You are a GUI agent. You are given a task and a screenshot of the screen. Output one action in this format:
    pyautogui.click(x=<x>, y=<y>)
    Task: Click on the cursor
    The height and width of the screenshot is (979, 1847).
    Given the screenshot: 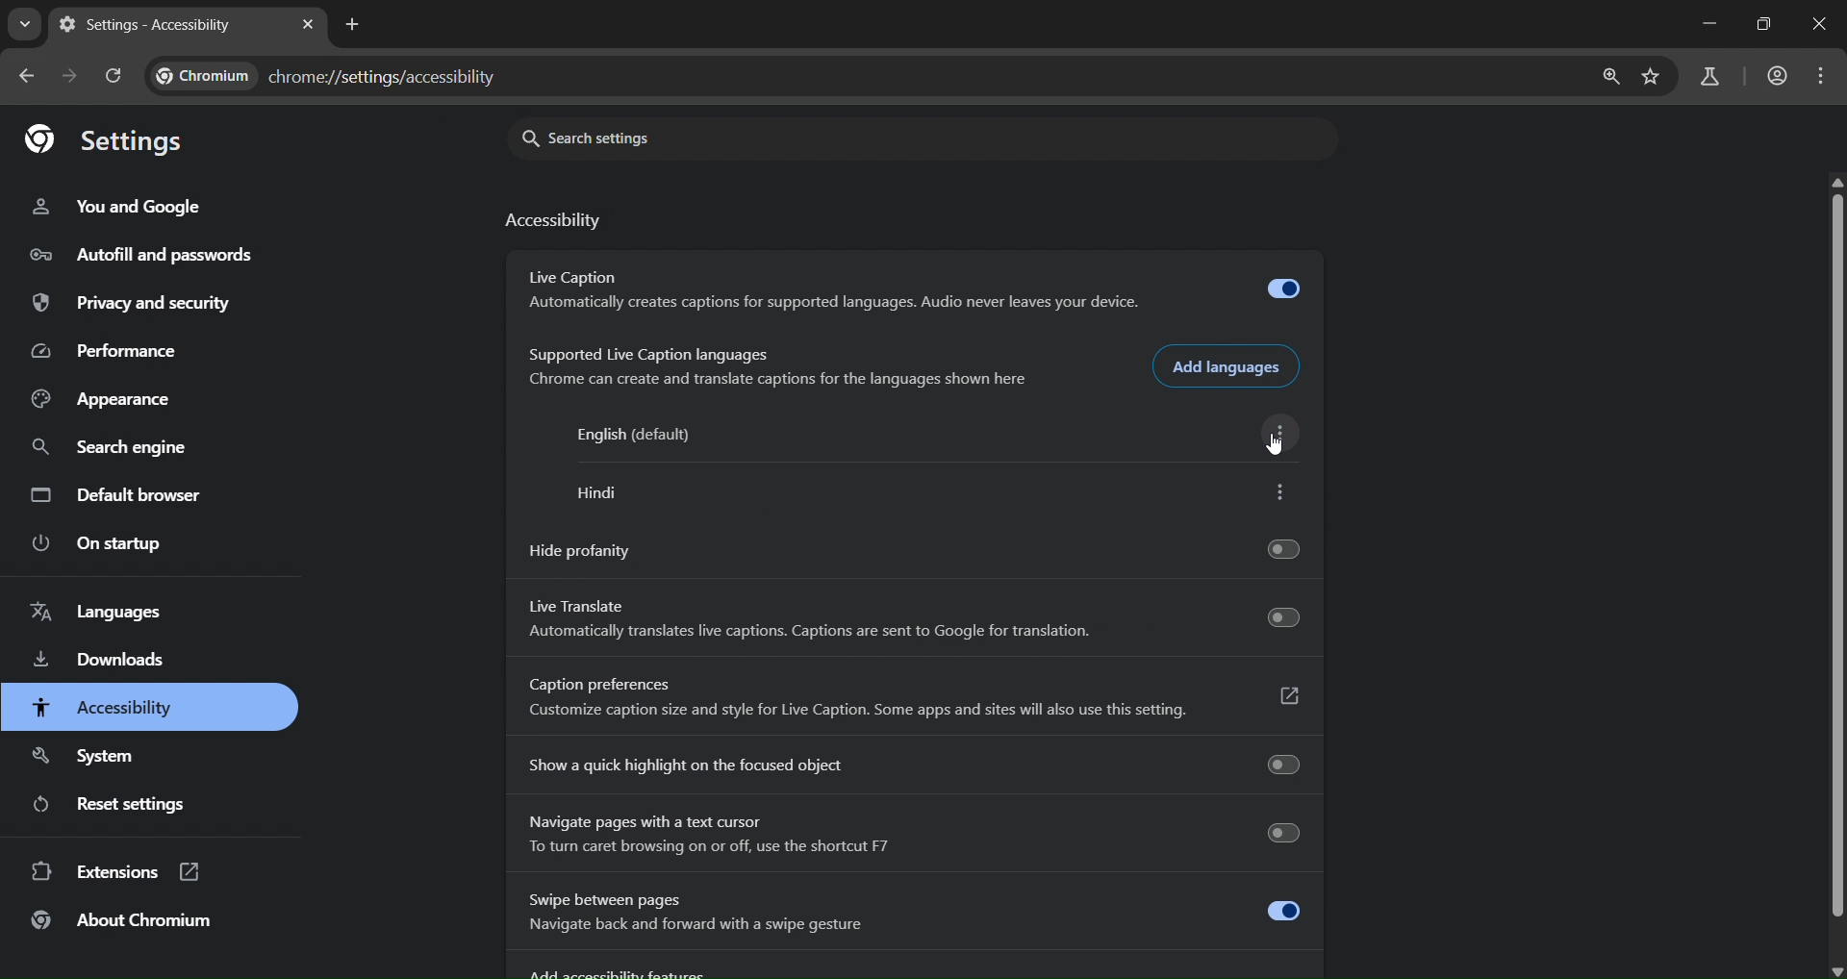 What is the action you would take?
    pyautogui.click(x=1282, y=450)
    